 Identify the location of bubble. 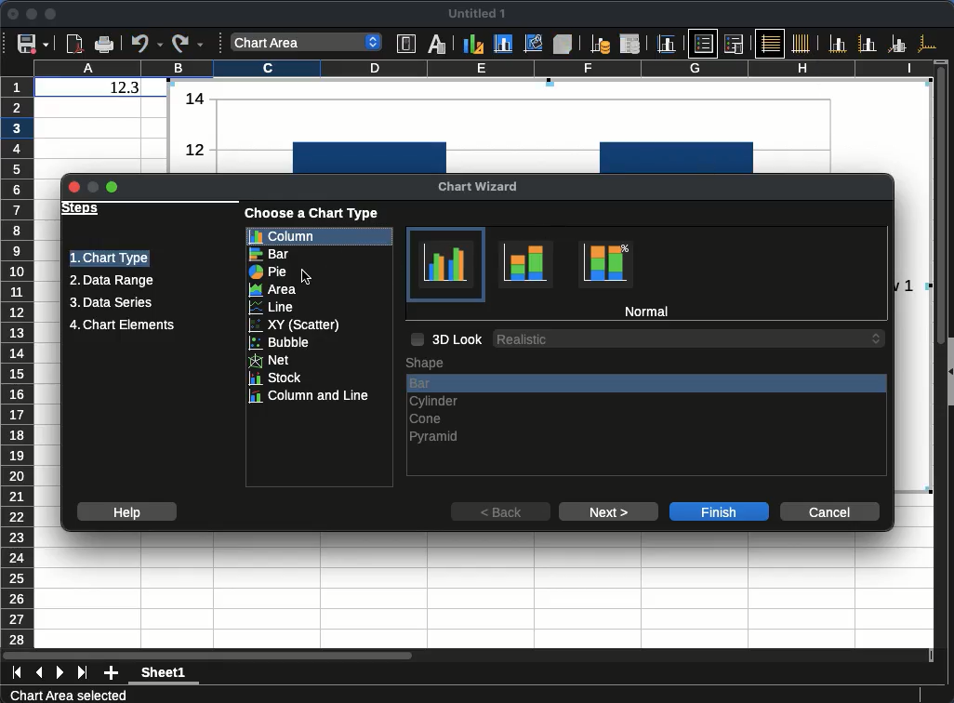
(320, 343).